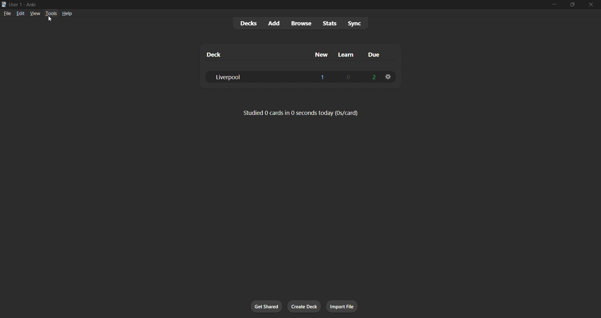  Describe the element at coordinates (300, 23) in the screenshot. I see `browse` at that location.